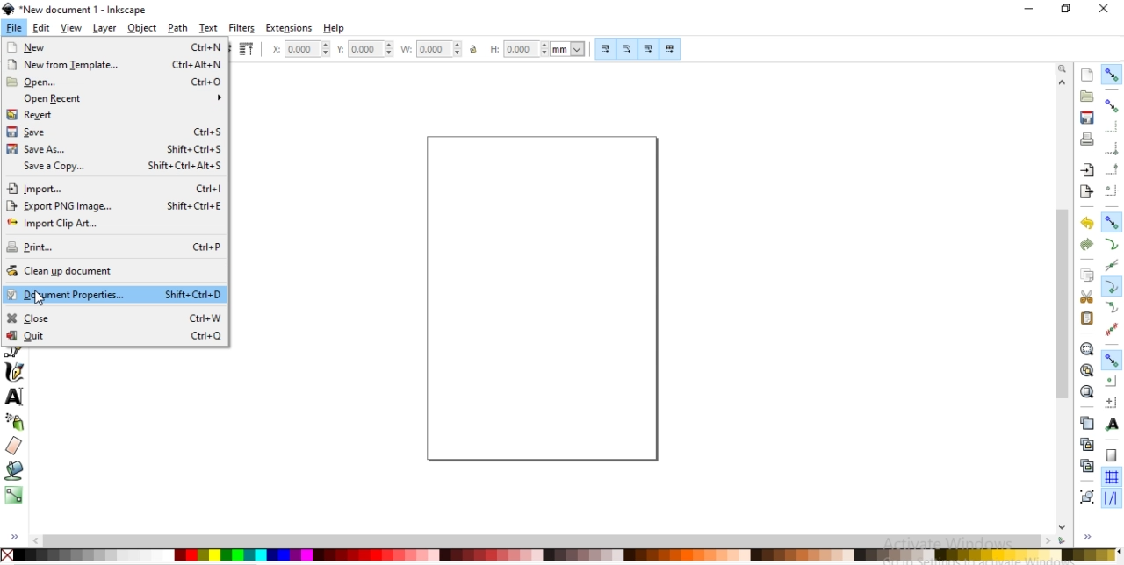  Describe the element at coordinates (1110, 329) in the screenshot. I see `snap midpoints of line segments` at that location.